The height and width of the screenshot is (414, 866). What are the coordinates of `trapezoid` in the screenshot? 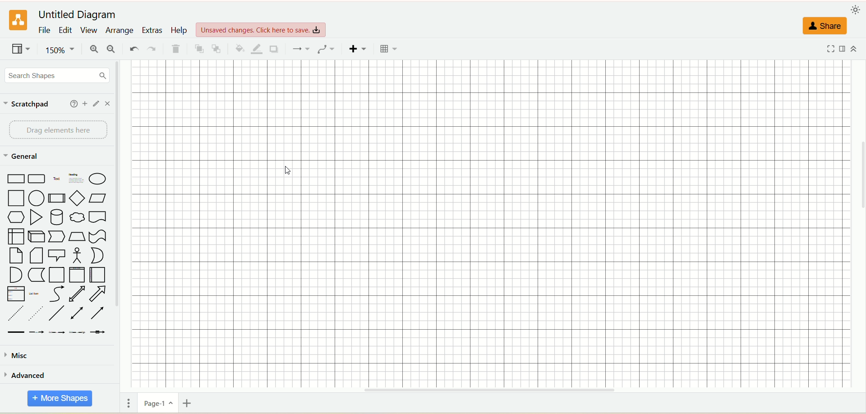 It's located at (76, 237).